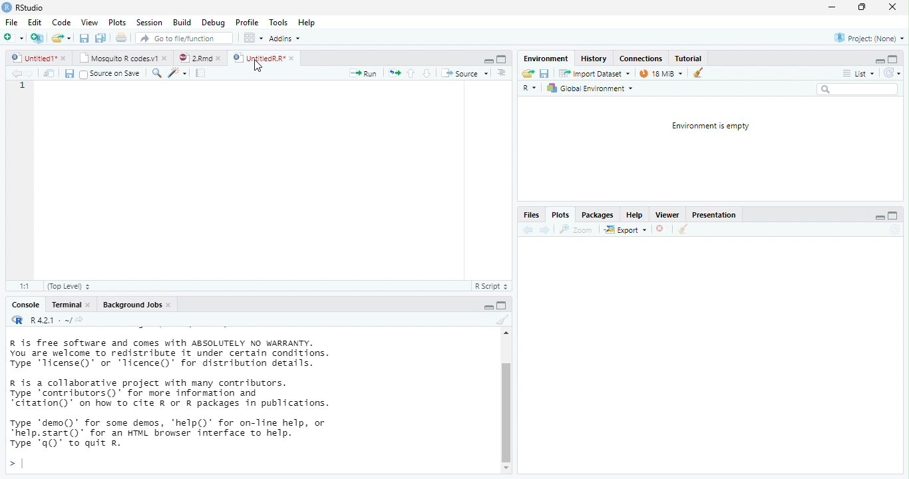 The image size is (909, 479). Describe the element at coordinates (202, 73) in the screenshot. I see `compile report` at that location.